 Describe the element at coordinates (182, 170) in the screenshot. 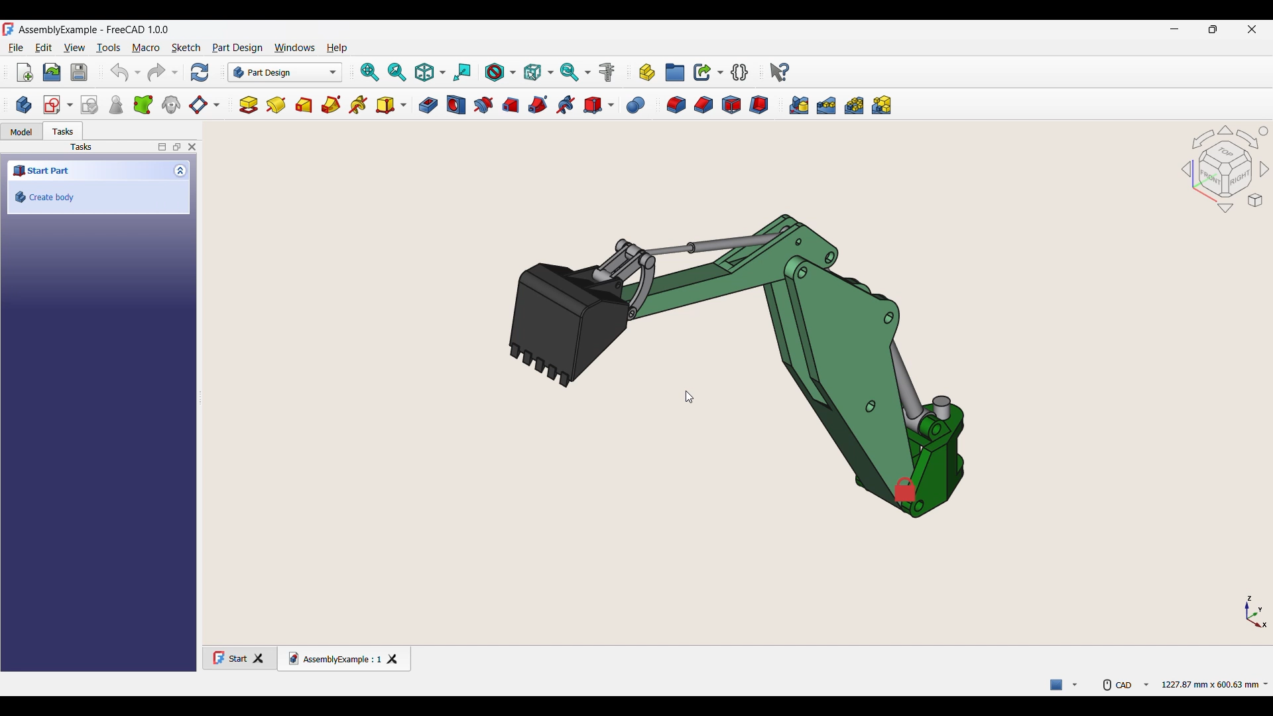

I see `Collapse` at that location.